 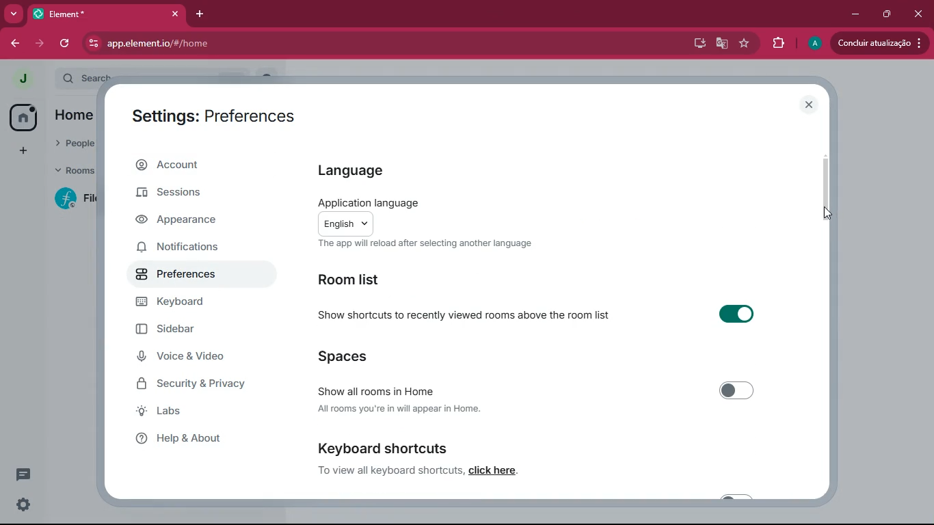 I want to click on English, so click(x=345, y=223).